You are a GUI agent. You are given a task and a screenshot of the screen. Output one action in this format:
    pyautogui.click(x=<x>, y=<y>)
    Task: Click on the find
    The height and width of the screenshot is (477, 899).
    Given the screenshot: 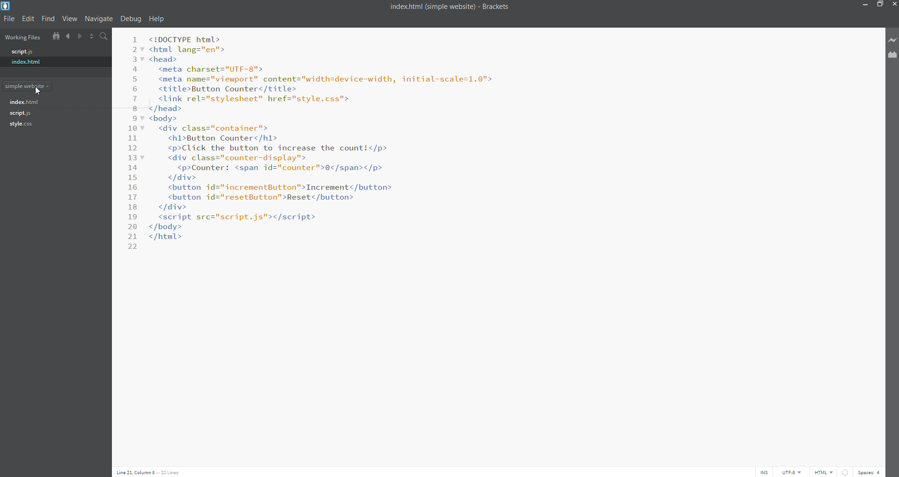 What is the action you would take?
    pyautogui.click(x=48, y=18)
    